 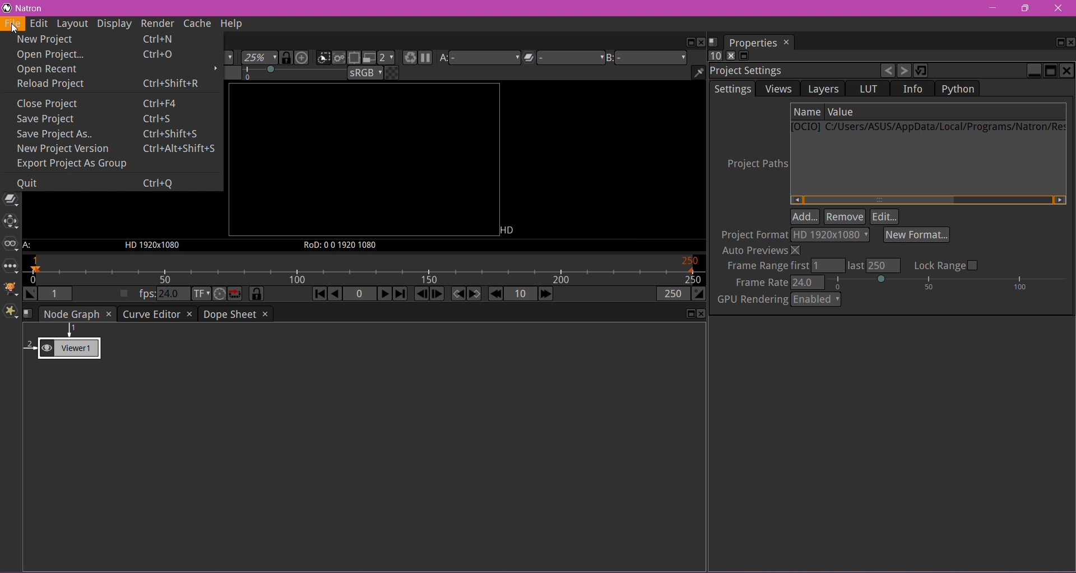 I want to click on New Project Version, so click(x=116, y=149).